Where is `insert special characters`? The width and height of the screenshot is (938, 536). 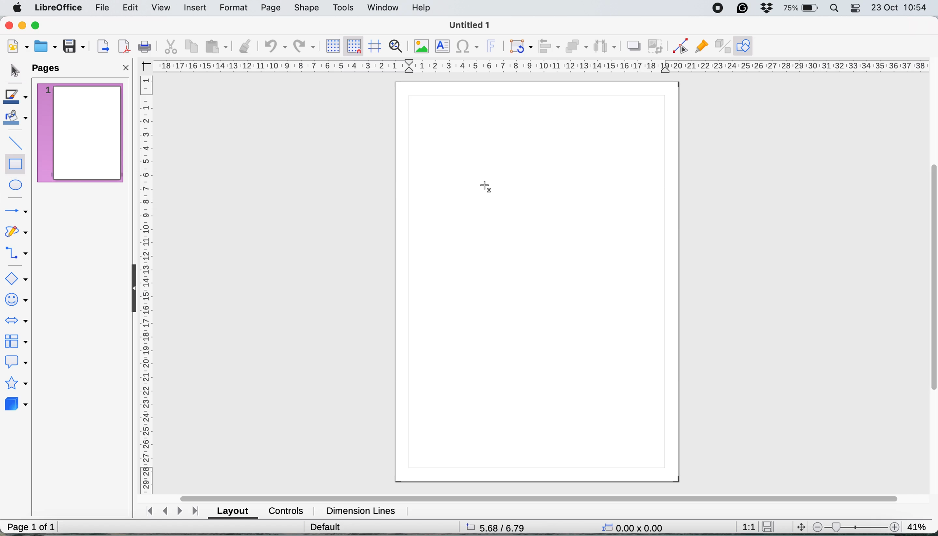
insert special characters is located at coordinates (468, 48).